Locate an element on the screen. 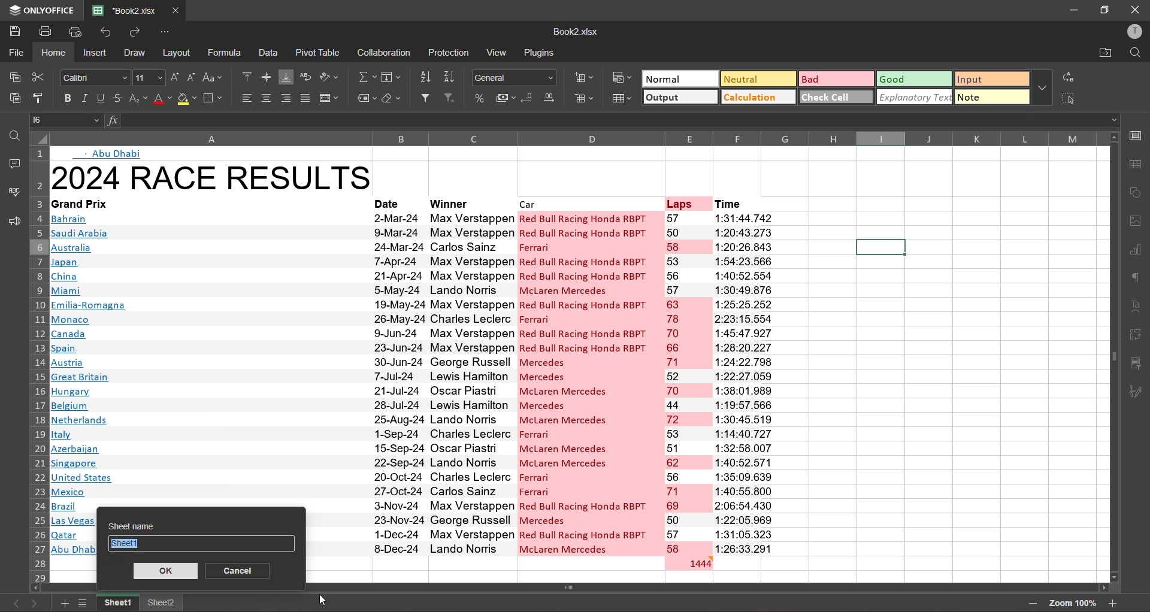 The image size is (1150, 612). sheet2 is located at coordinates (162, 602).